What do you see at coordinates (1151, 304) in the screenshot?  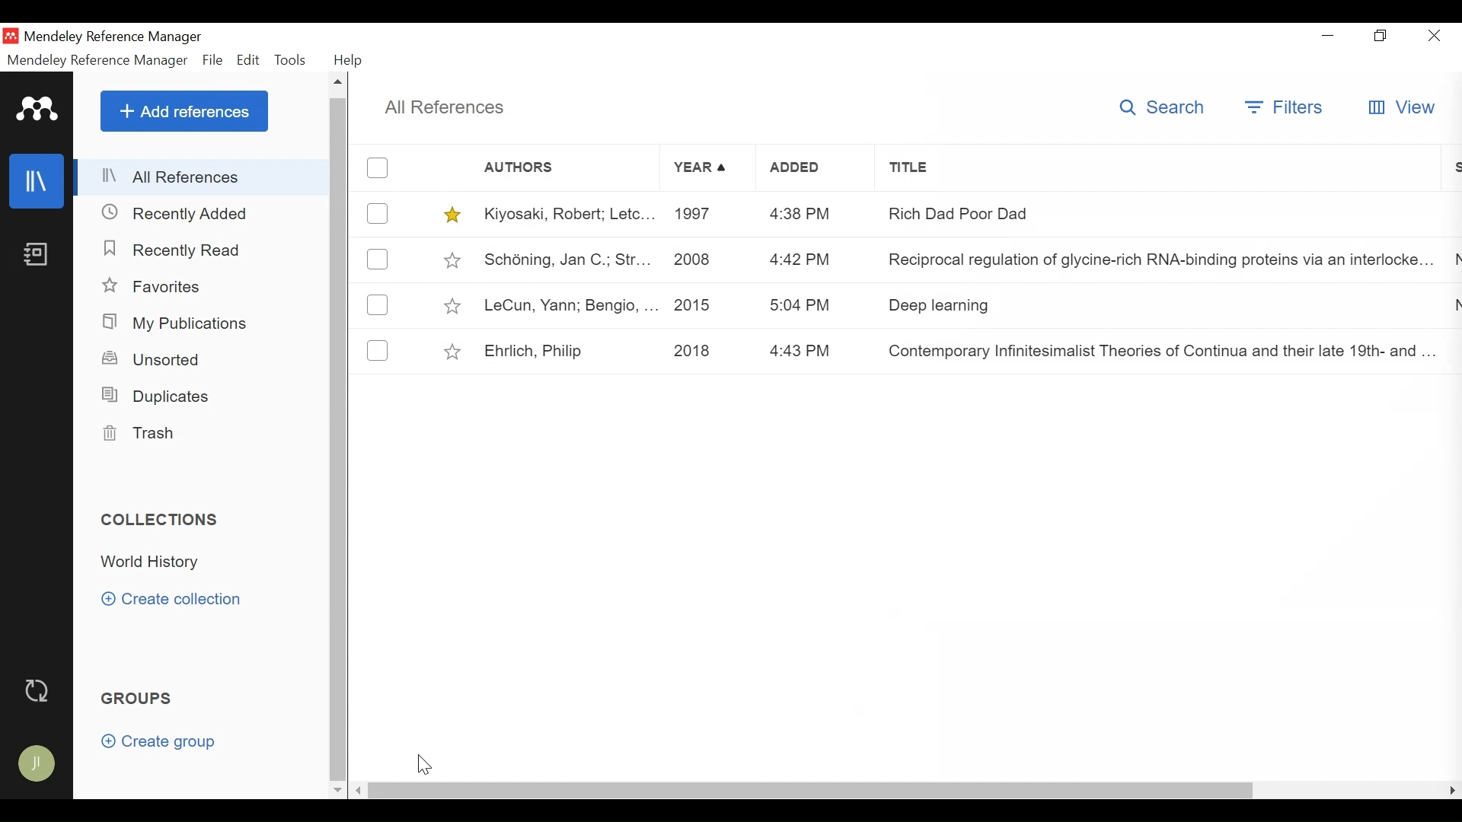 I see `Deep learning` at bounding box center [1151, 304].